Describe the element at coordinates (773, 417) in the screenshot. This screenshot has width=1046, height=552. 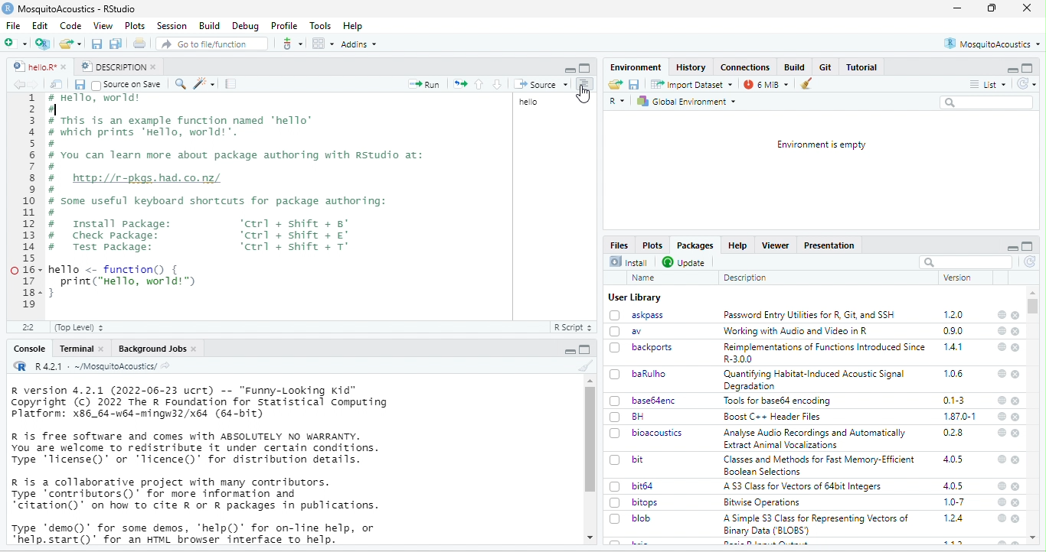
I see `Boost C++ Header Files` at that location.